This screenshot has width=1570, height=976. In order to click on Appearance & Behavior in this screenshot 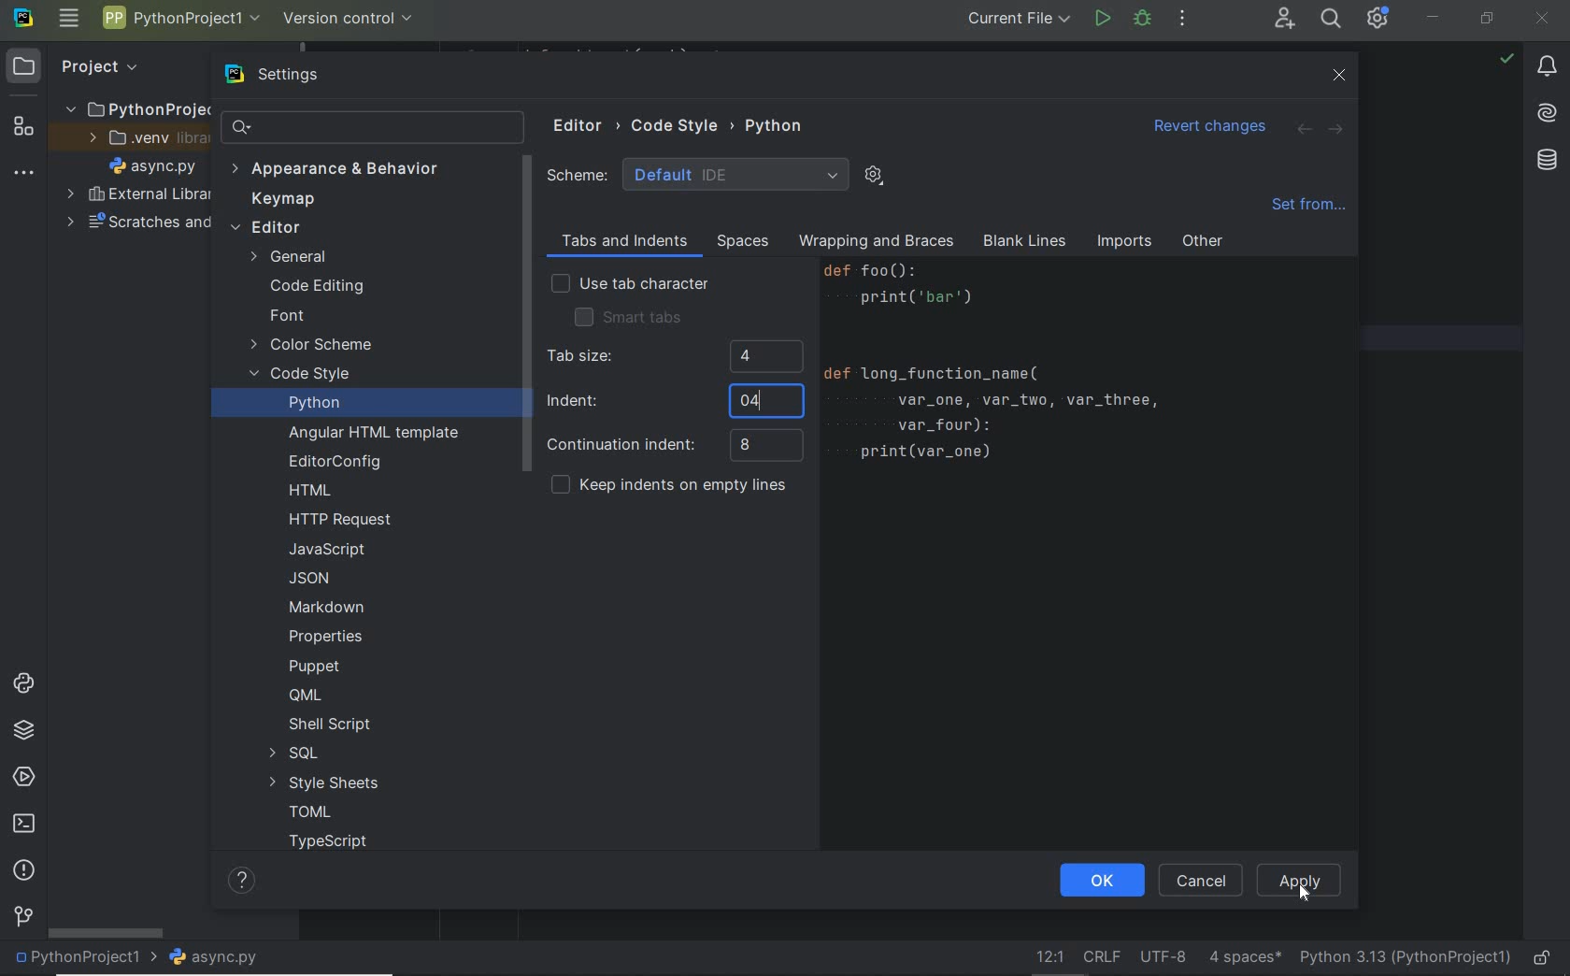, I will do `click(335, 171)`.